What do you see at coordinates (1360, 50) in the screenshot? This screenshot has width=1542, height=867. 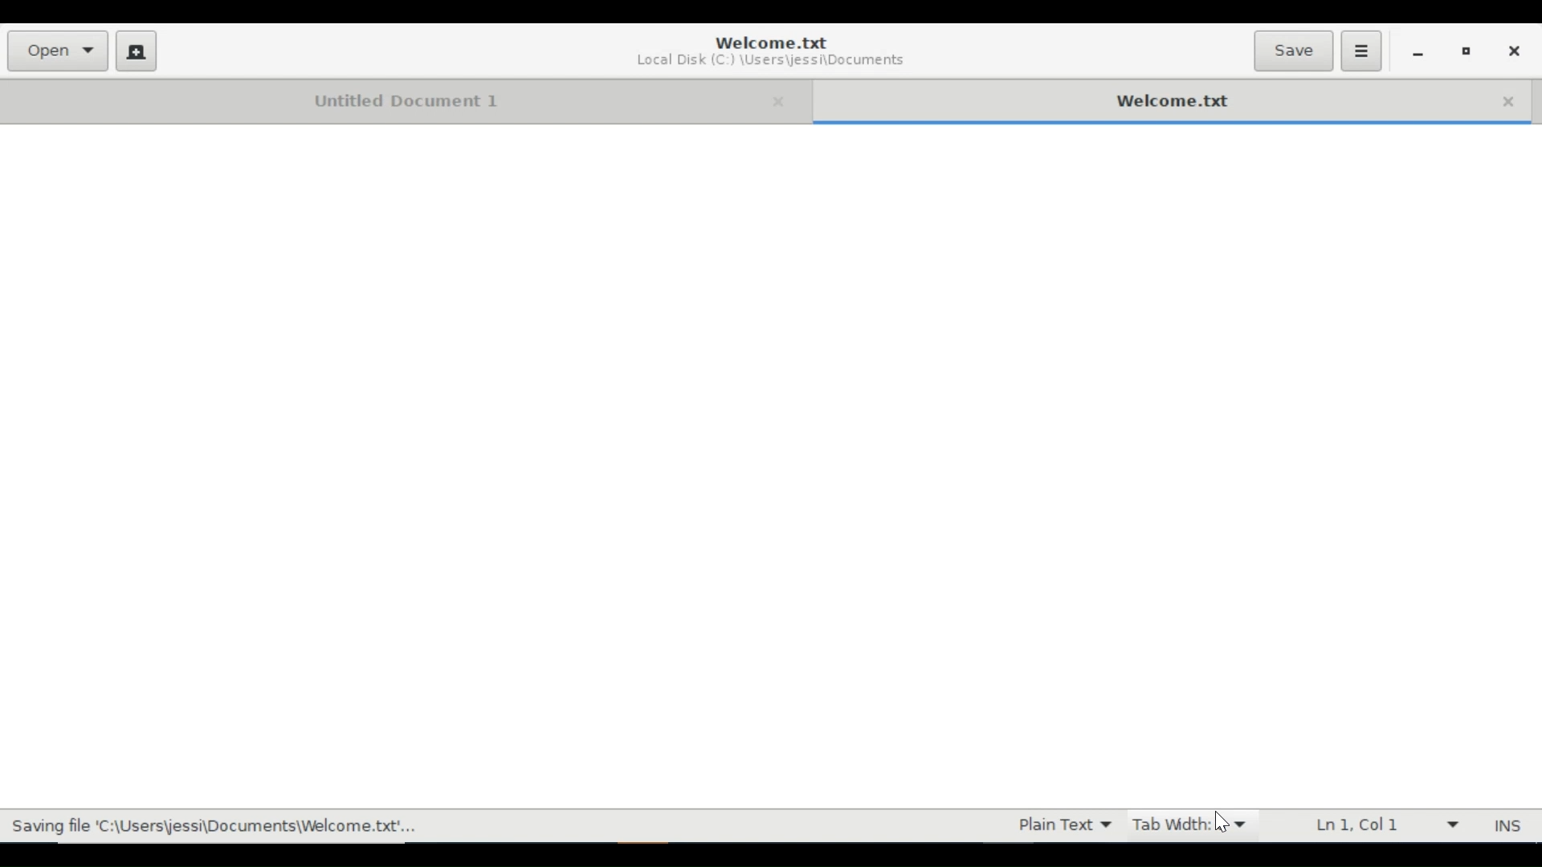 I see `Application menu` at bounding box center [1360, 50].